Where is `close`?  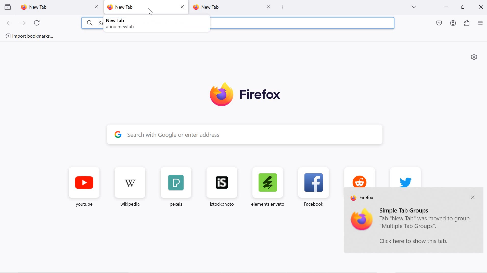 close is located at coordinates (472, 198).